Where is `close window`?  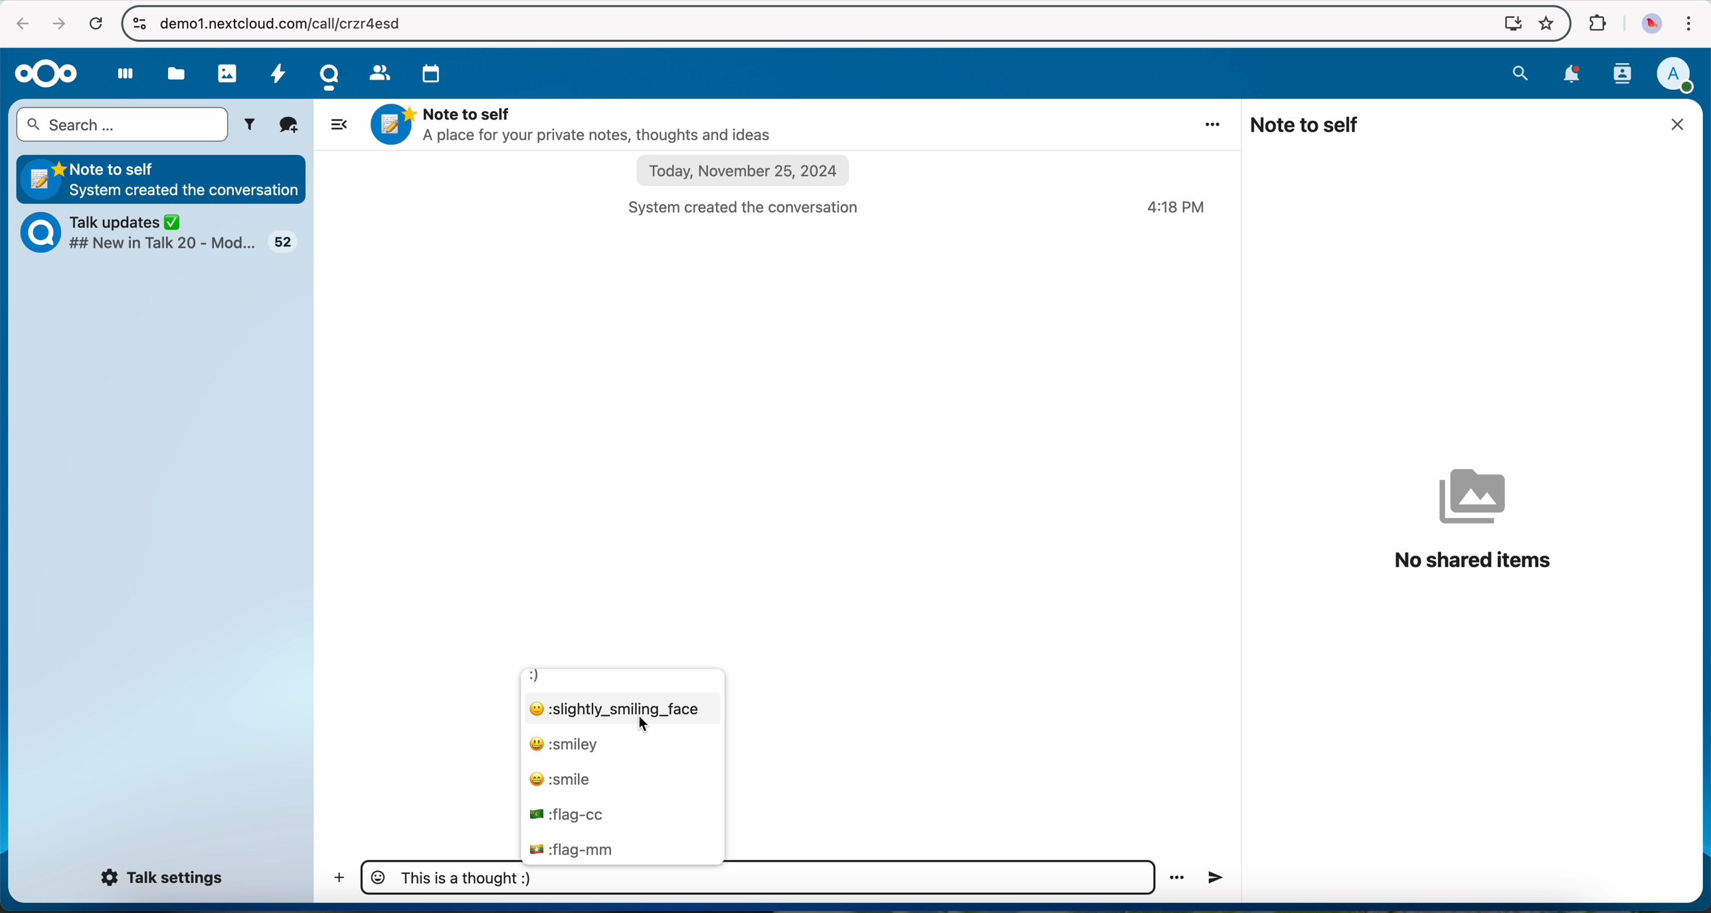
close window is located at coordinates (1682, 124).